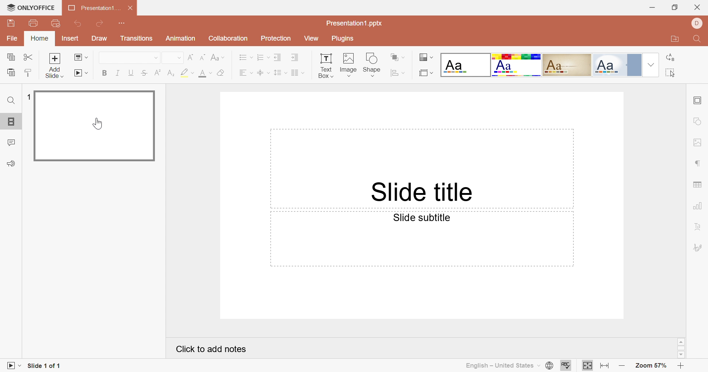  What do you see at coordinates (244, 57) in the screenshot?
I see `Bullets` at bounding box center [244, 57].